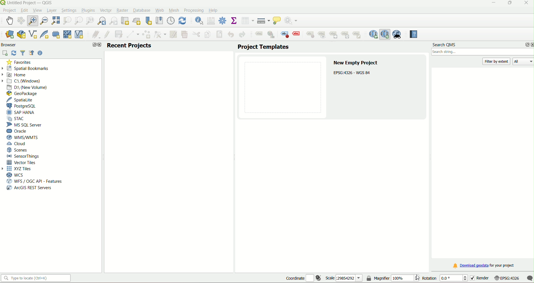  What do you see at coordinates (293, 21) in the screenshot?
I see `run feature action` at bounding box center [293, 21].